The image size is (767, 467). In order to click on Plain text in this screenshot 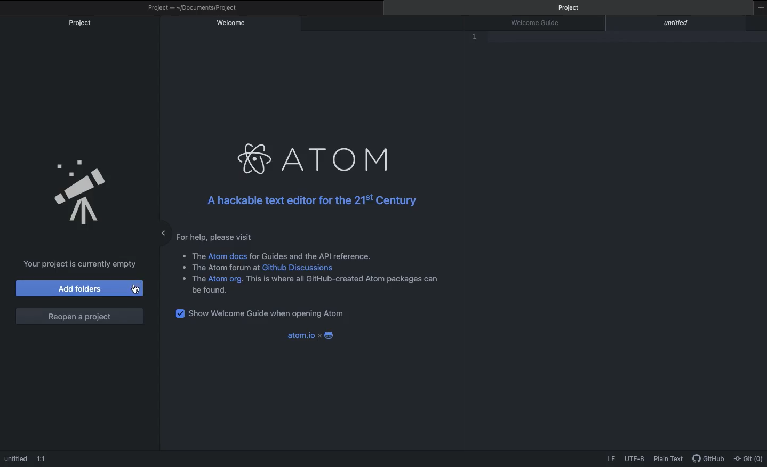, I will do `click(670, 460)`.